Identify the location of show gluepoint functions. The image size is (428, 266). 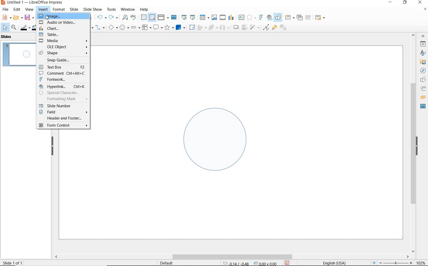
(273, 28).